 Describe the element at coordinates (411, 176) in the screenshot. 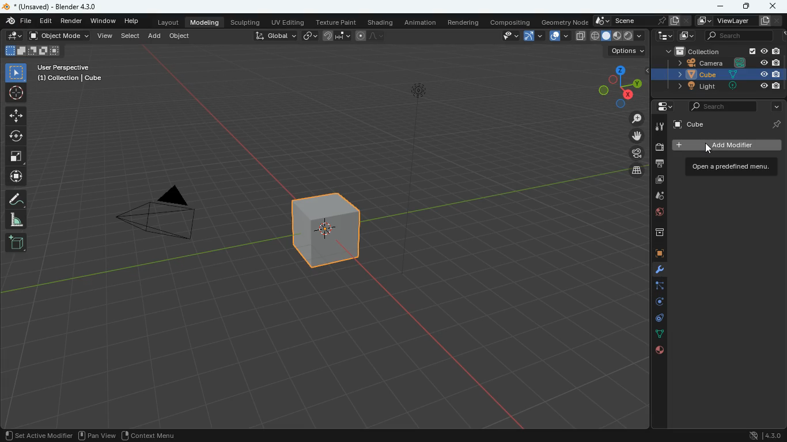

I see `light` at that location.